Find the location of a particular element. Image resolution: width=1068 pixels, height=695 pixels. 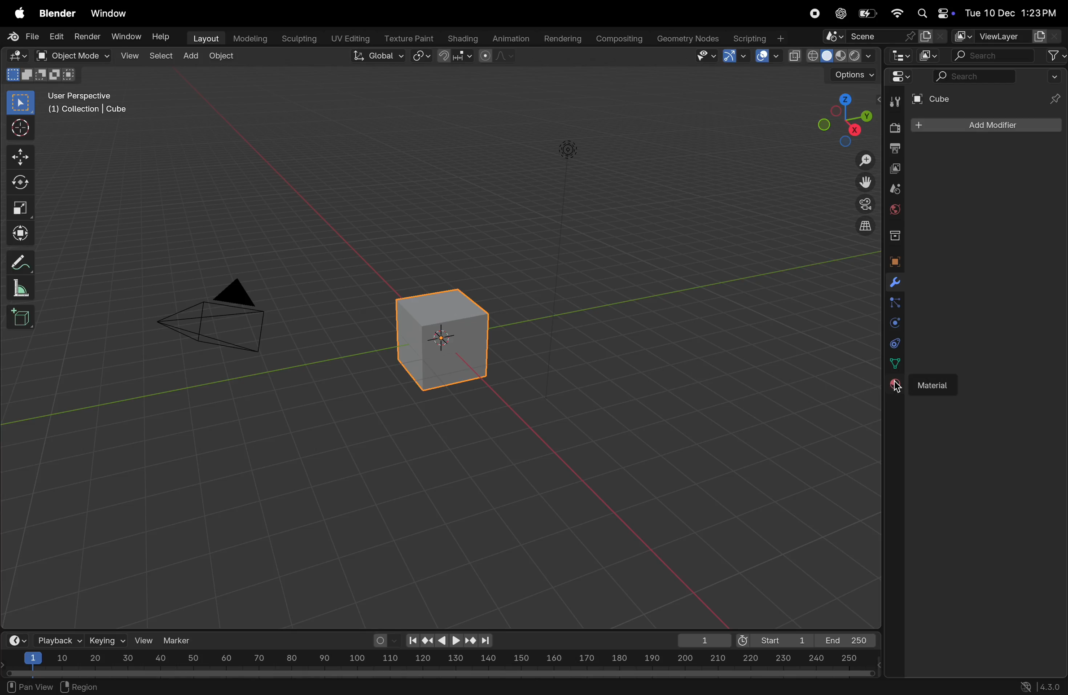

record is located at coordinates (814, 14).